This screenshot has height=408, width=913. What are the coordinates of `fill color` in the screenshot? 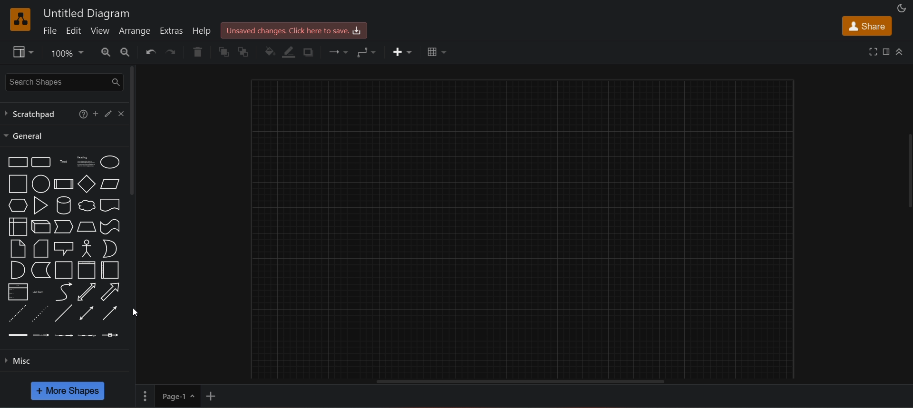 It's located at (270, 52).